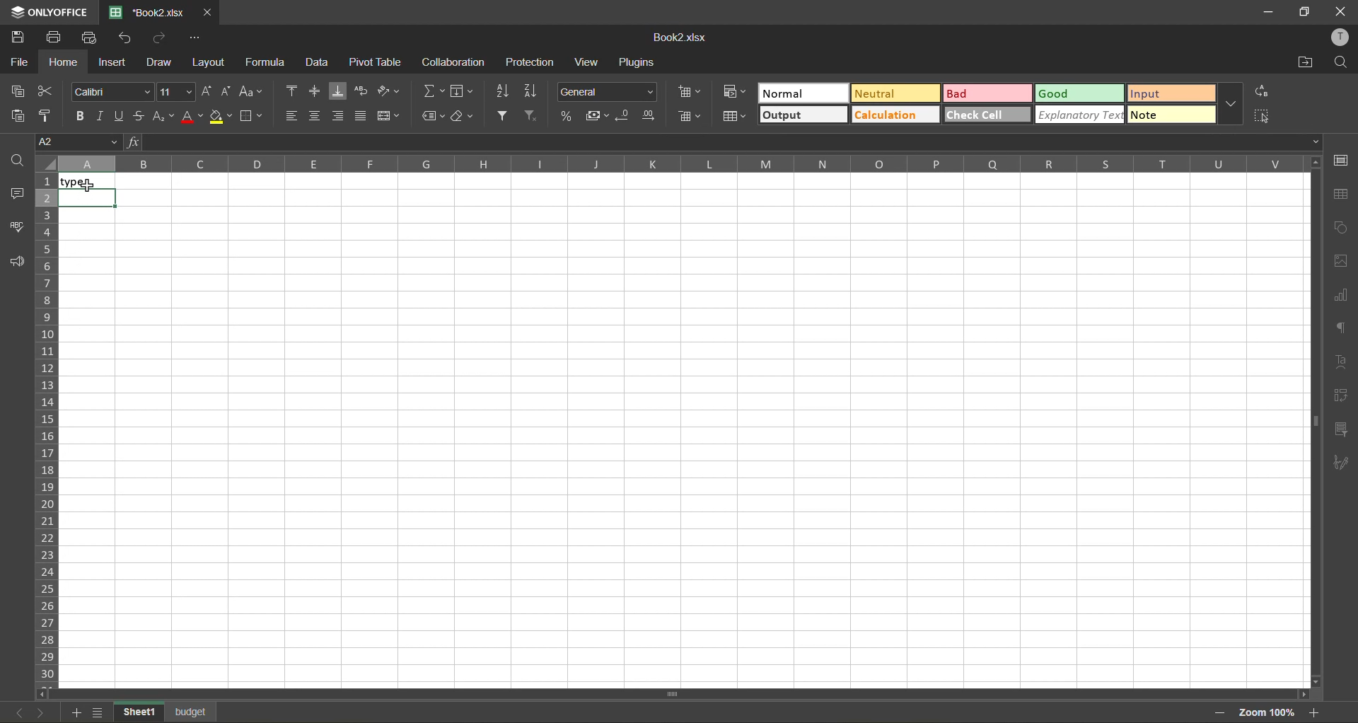  What do you see at coordinates (317, 117) in the screenshot?
I see `align center` at bounding box center [317, 117].